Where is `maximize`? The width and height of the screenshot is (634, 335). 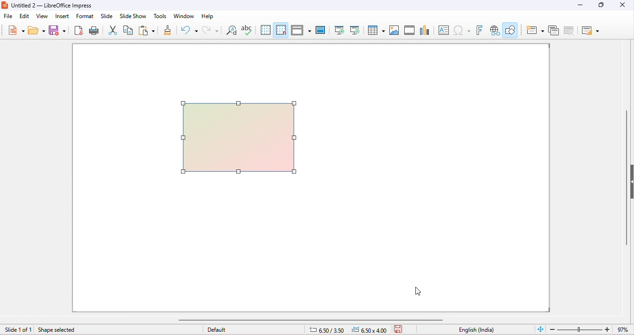
maximize is located at coordinates (602, 5).